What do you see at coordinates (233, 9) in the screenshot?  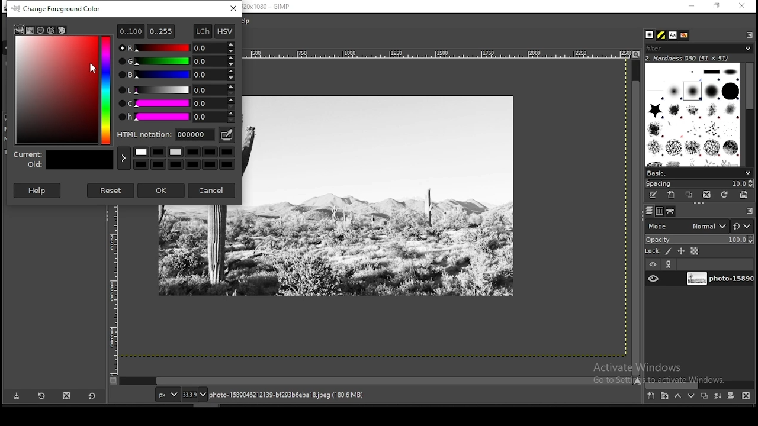 I see `close window` at bounding box center [233, 9].